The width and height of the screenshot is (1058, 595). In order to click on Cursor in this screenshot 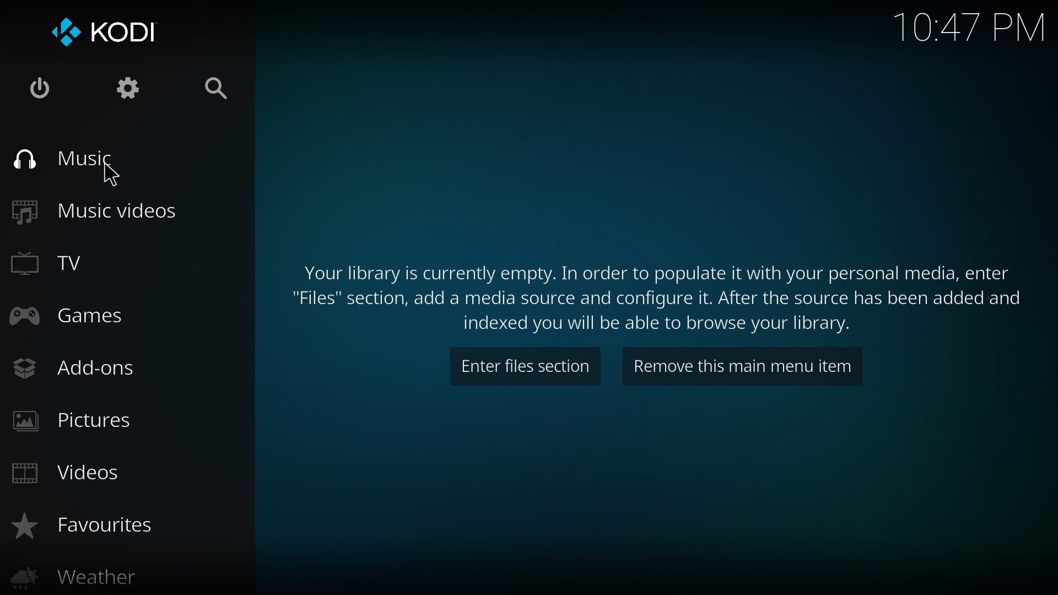, I will do `click(118, 173)`.